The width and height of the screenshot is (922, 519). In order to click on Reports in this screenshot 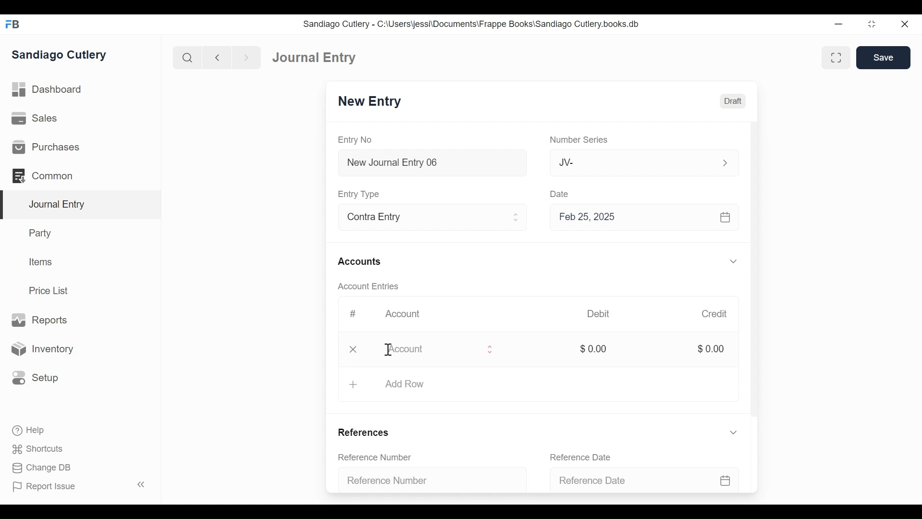, I will do `click(39, 321)`.